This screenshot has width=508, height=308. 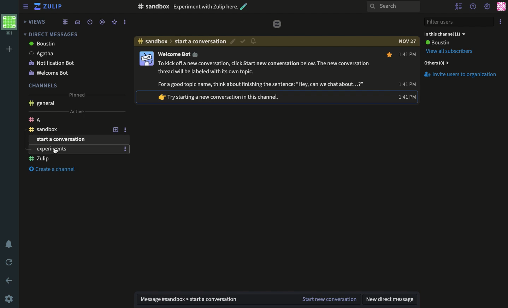 I want to click on Tag, so click(x=102, y=21).